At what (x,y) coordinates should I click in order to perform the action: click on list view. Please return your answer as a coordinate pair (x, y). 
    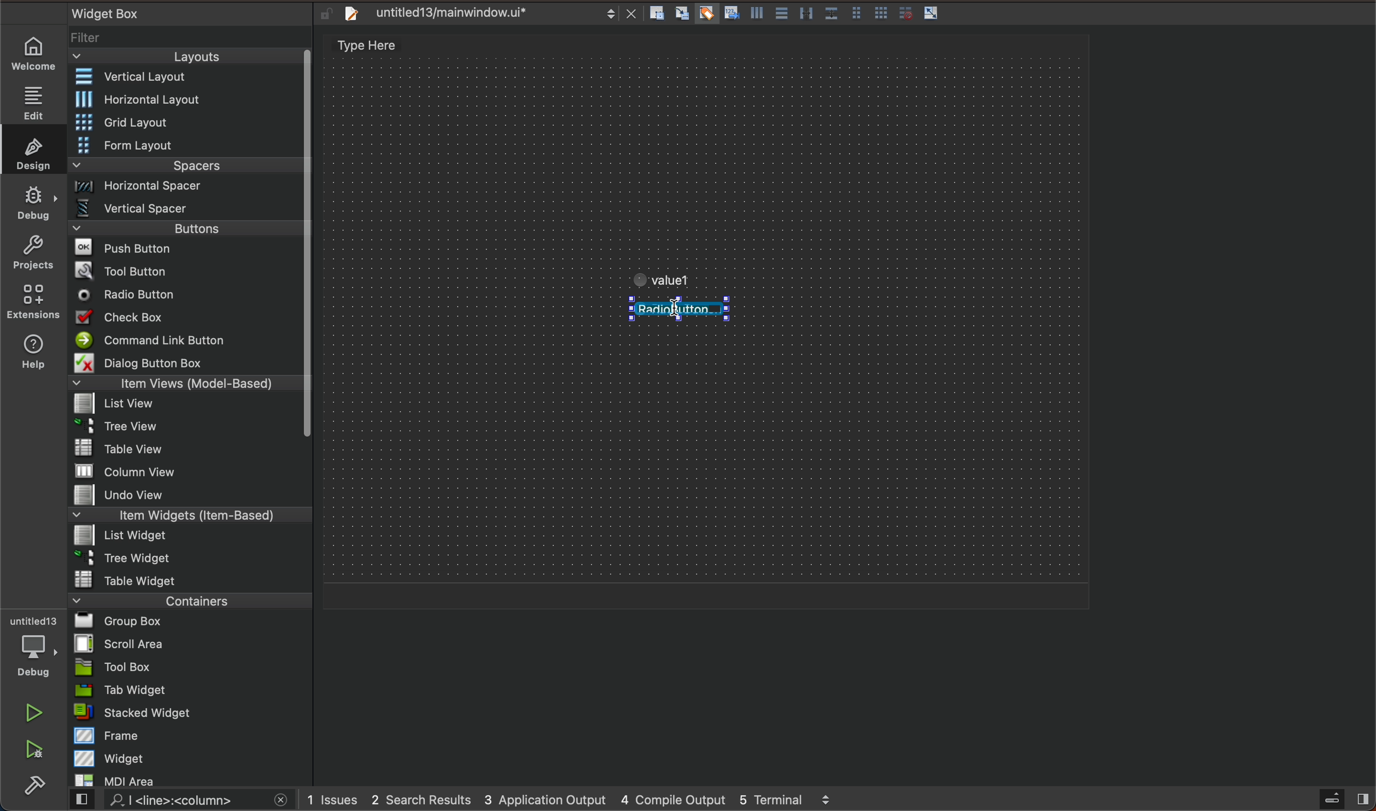
    Looking at the image, I should click on (184, 407).